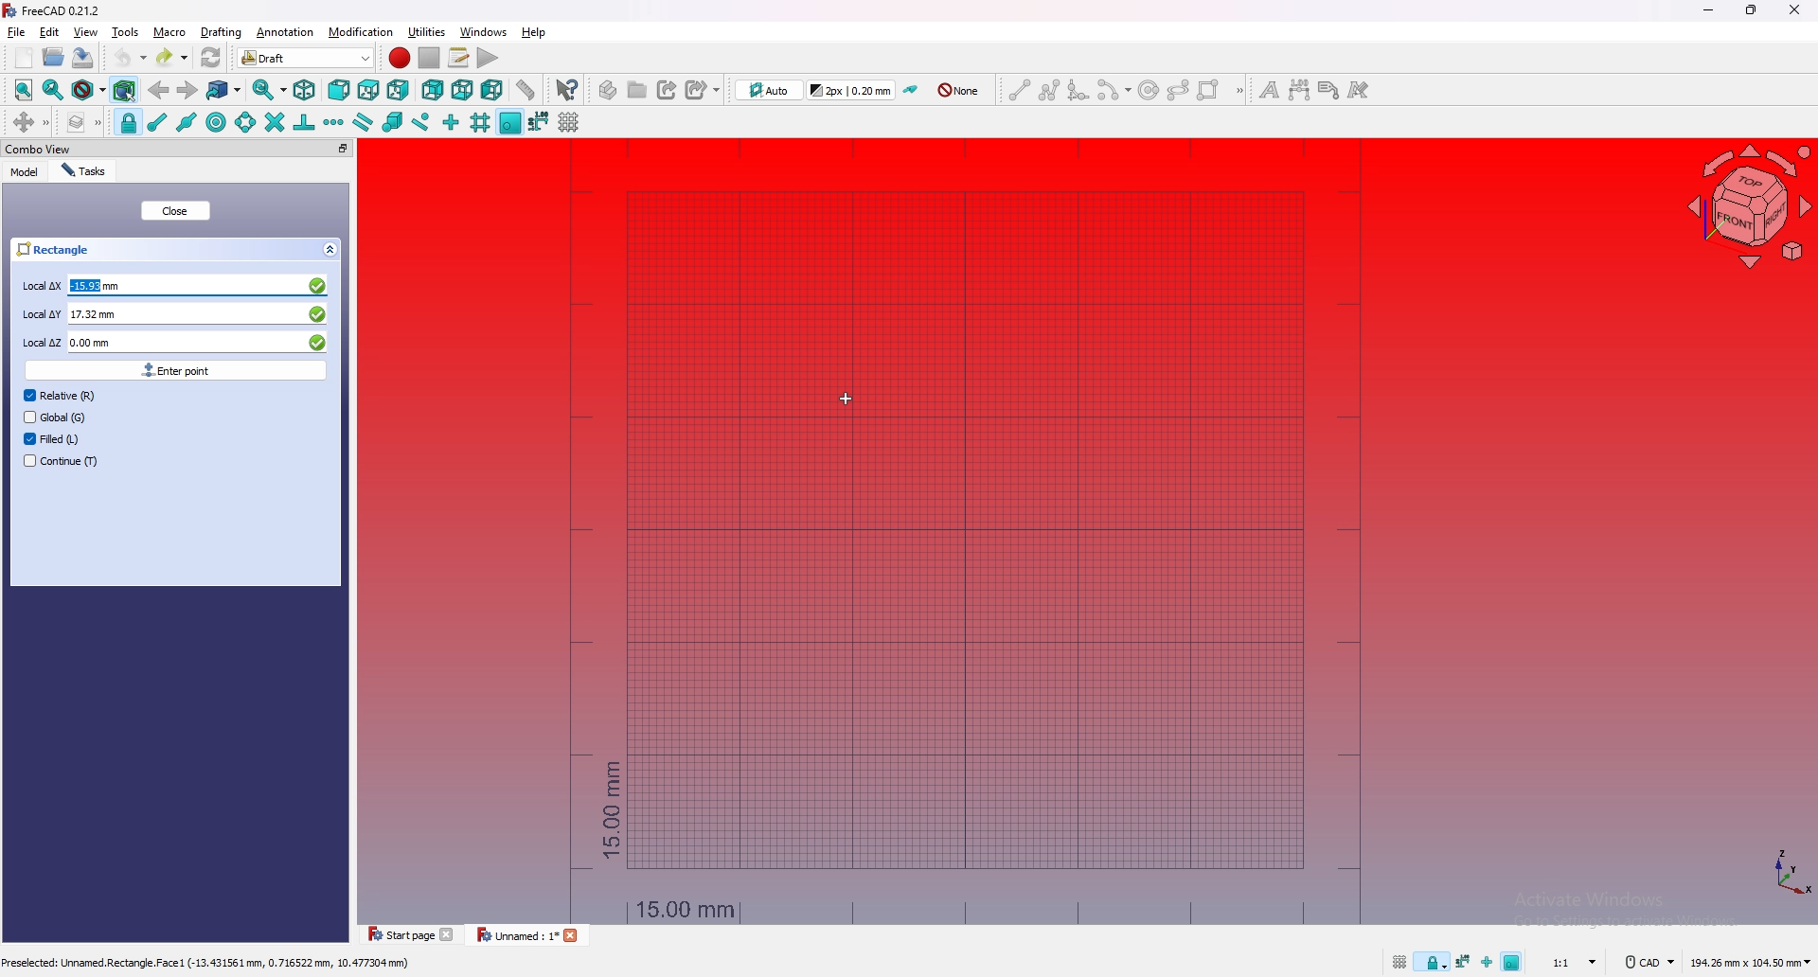  Describe the element at coordinates (156, 123) in the screenshot. I see `snap endpoint` at that location.